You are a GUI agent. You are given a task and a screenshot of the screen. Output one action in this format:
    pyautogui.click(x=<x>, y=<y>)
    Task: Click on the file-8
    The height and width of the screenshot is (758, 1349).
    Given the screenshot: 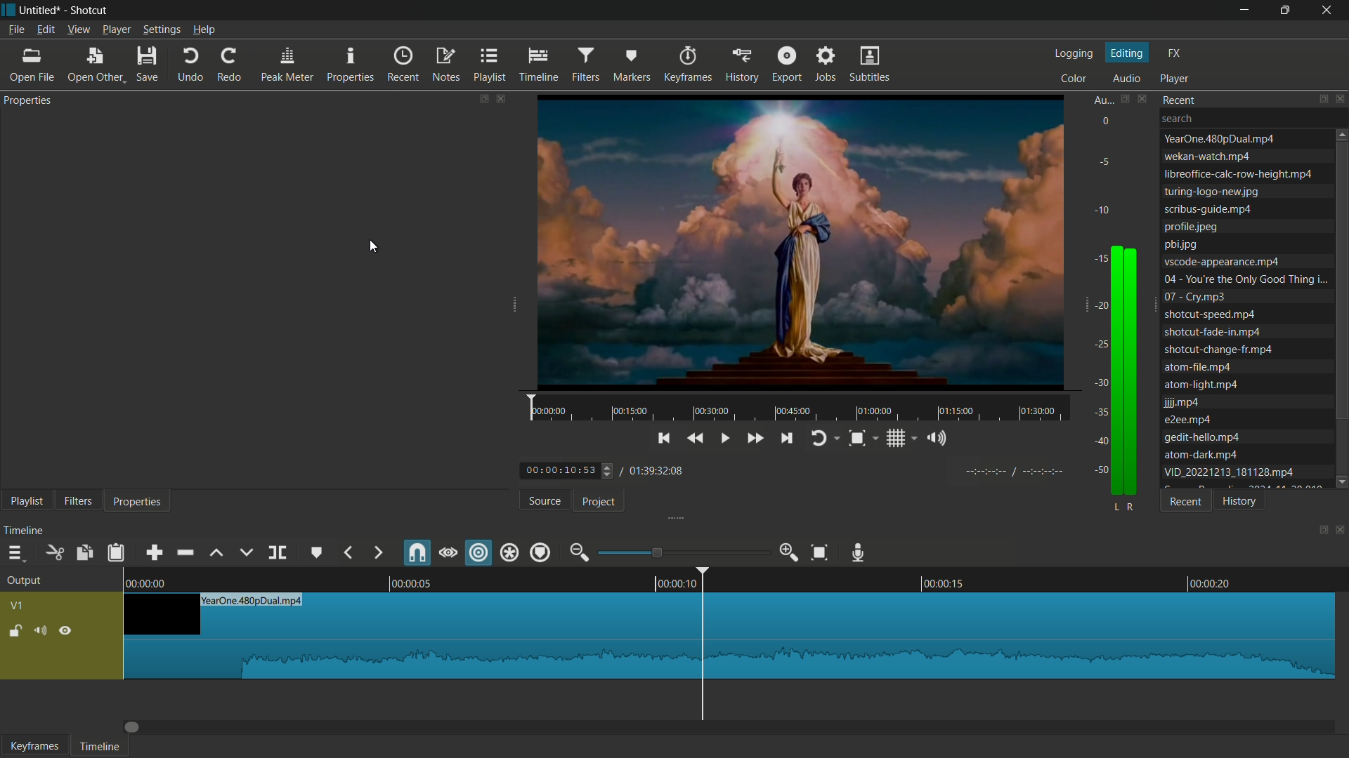 What is the action you would take?
    pyautogui.click(x=1221, y=262)
    